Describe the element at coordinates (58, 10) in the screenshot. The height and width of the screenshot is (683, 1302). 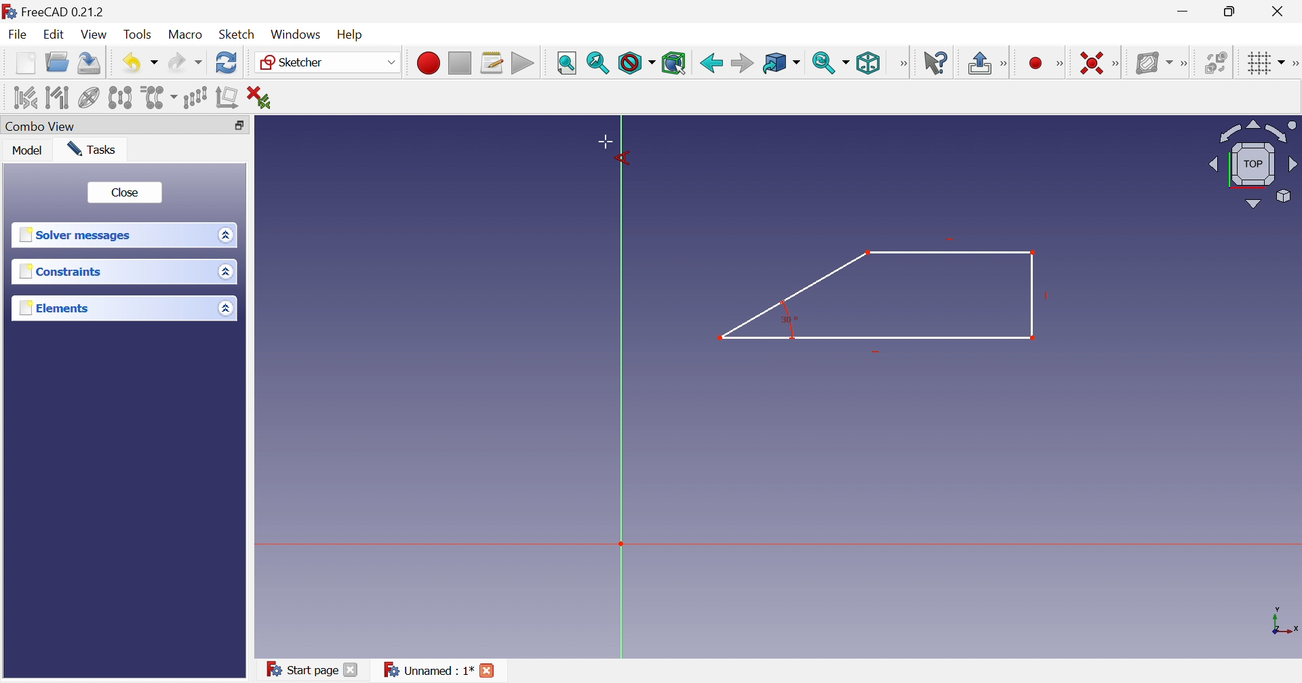
I see `FreeCAD 0.21.2` at that location.